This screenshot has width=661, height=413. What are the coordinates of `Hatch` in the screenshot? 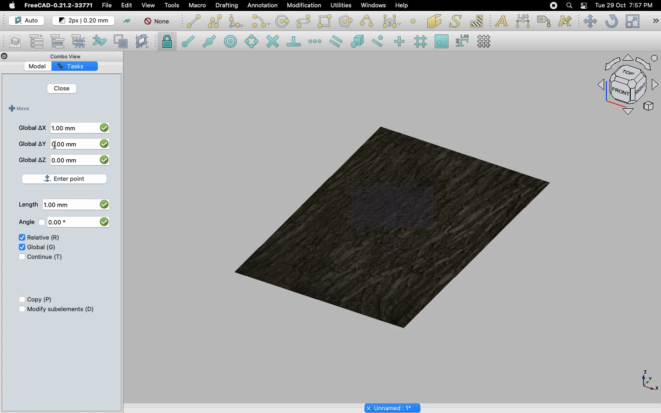 It's located at (477, 21).